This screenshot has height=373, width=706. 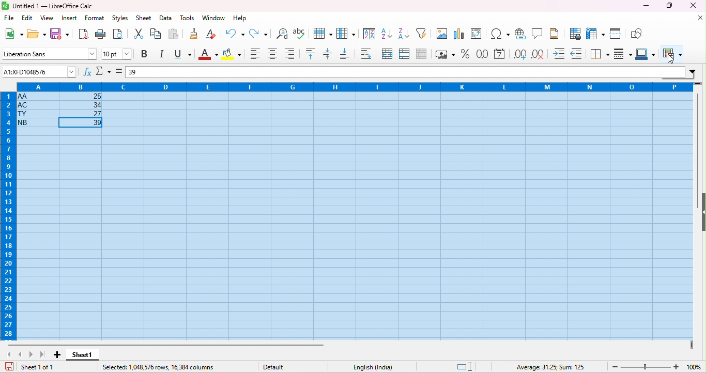 What do you see at coordinates (617, 33) in the screenshot?
I see `split ` at bounding box center [617, 33].